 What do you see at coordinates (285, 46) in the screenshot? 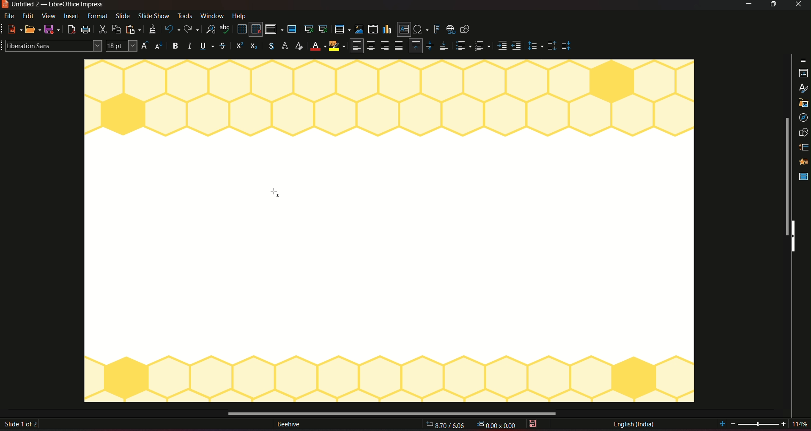
I see `font styles` at bounding box center [285, 46].